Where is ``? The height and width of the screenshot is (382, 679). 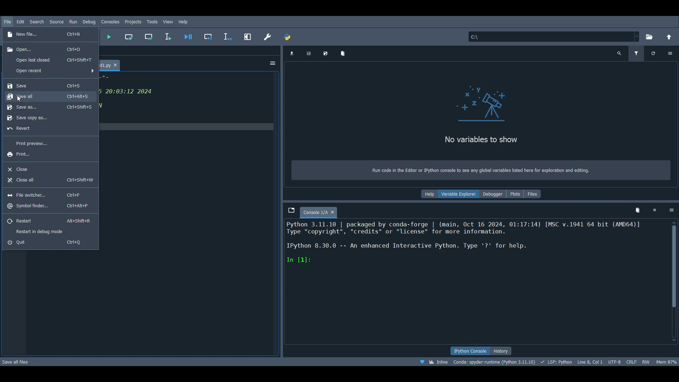
 is located at coordinates (209, 37).